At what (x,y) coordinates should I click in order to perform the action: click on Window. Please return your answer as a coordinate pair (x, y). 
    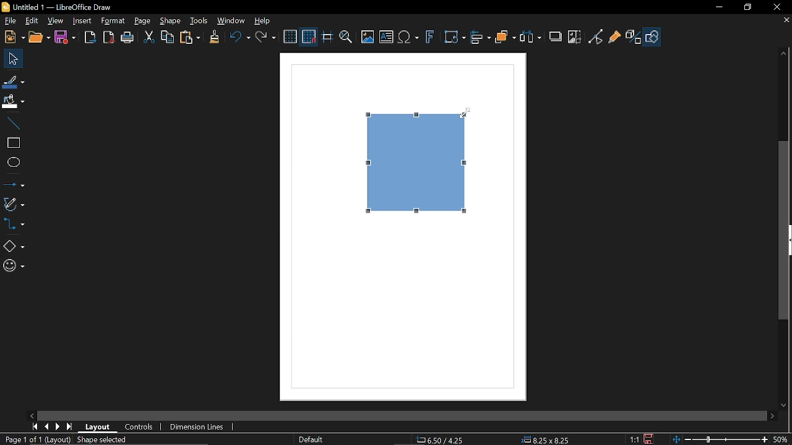
    Looking at the image, I should click on (233, 22).